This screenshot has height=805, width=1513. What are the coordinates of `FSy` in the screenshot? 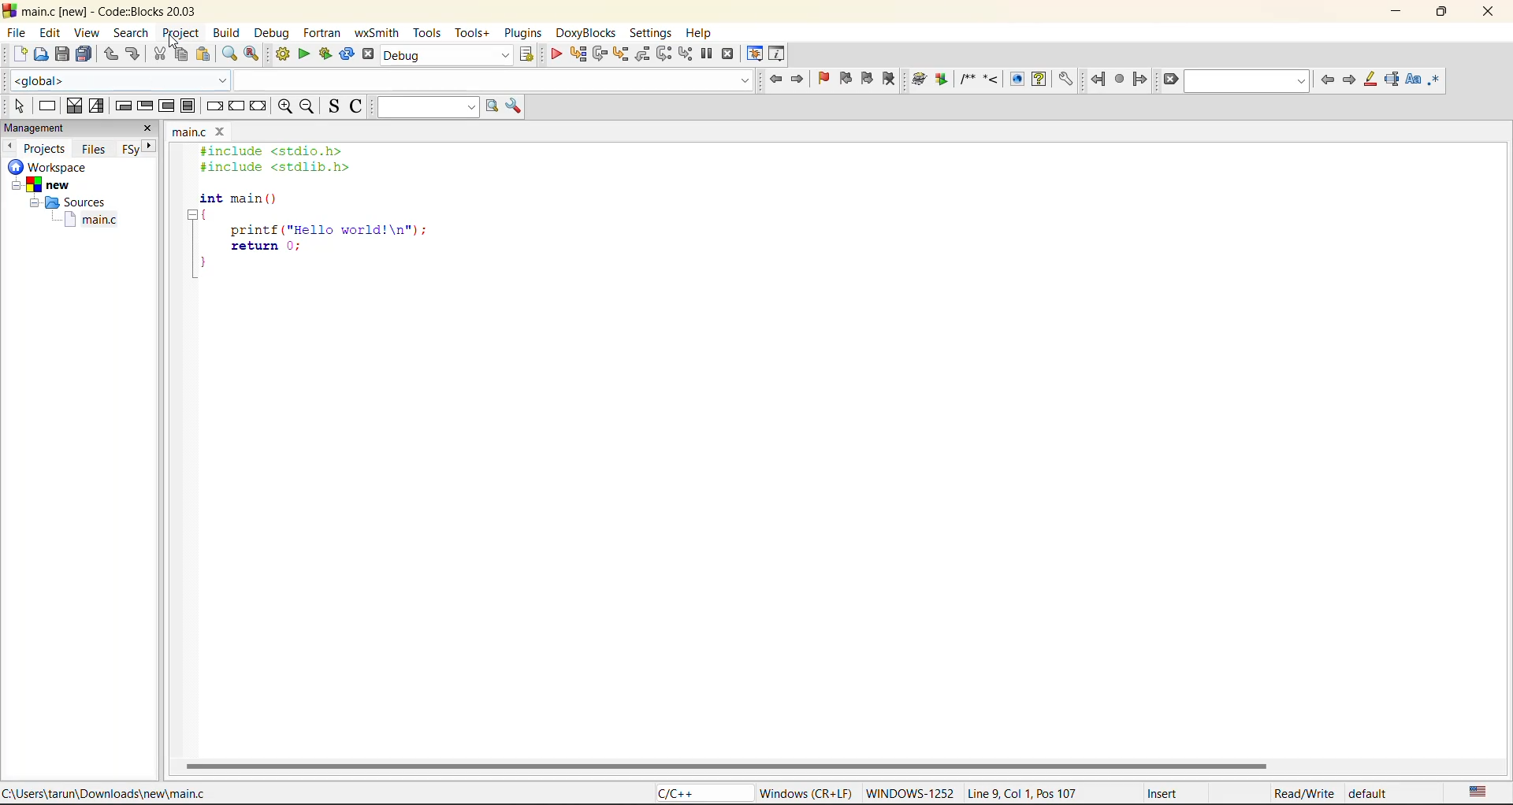 It's located at (130, 150).